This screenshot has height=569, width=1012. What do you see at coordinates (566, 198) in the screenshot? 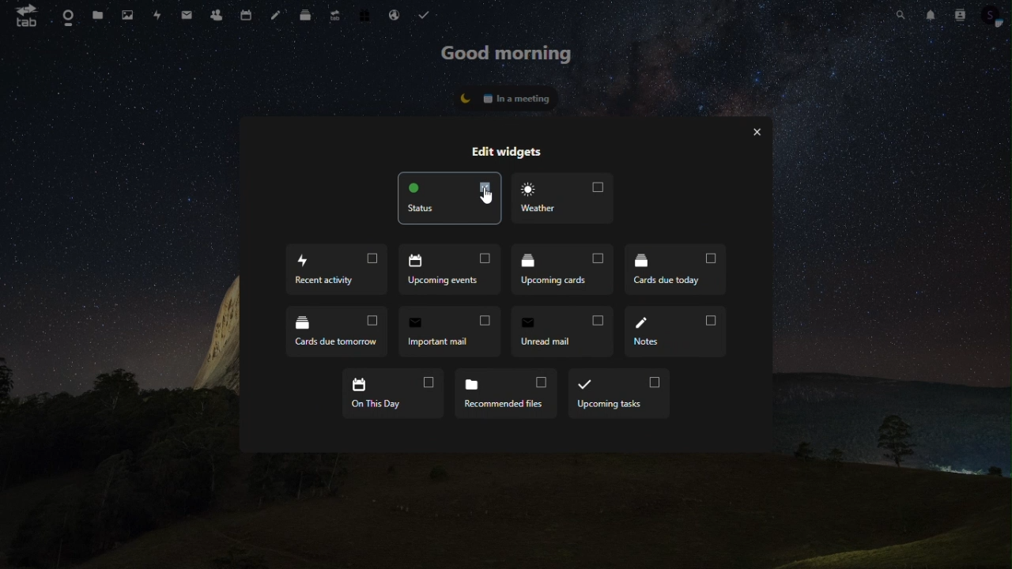
I see `weather` at bounding box center [566, 198].